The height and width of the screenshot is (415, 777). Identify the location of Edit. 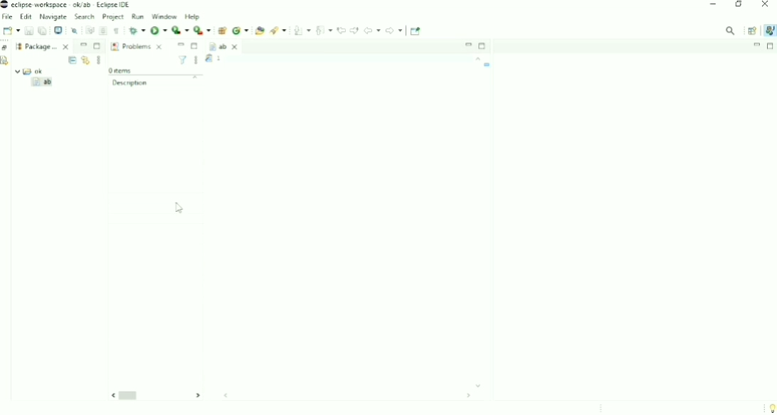
(27, 16).